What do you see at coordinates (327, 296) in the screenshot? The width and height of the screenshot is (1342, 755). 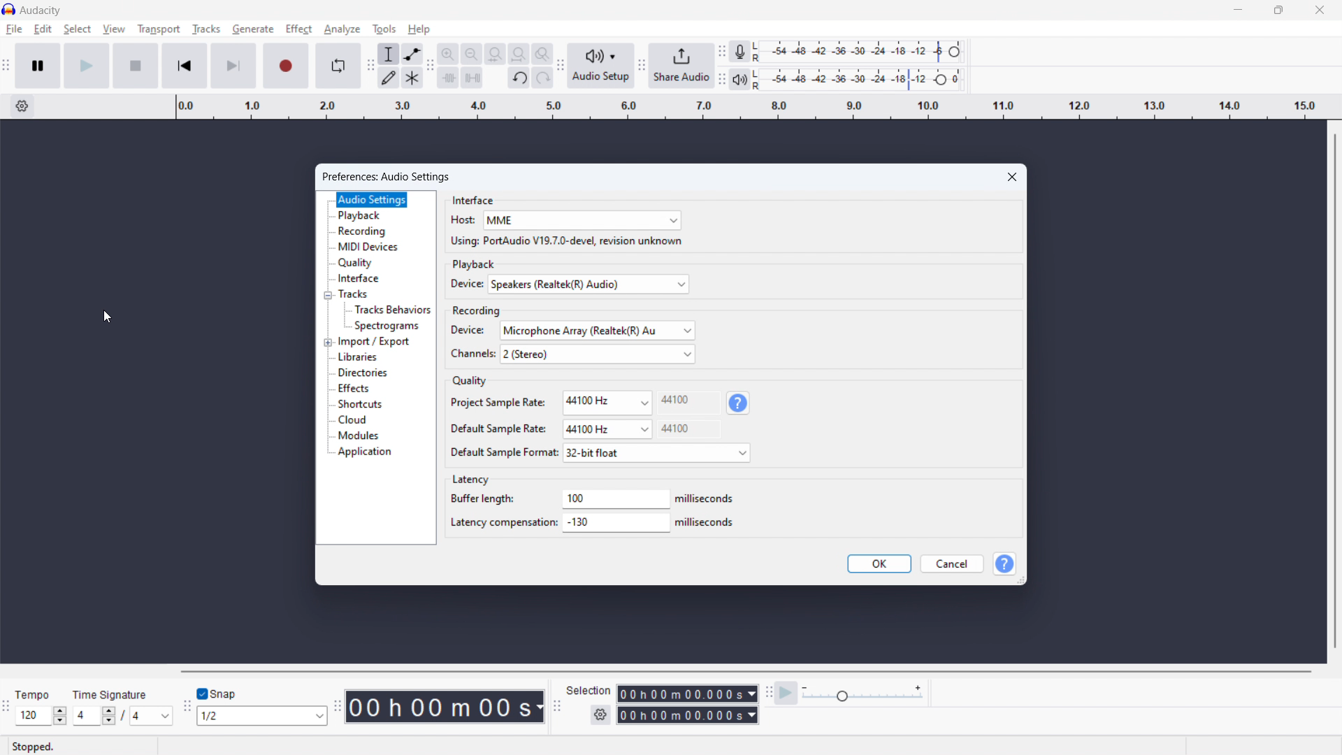 I see `collapse` at bounding box center [327, 296].